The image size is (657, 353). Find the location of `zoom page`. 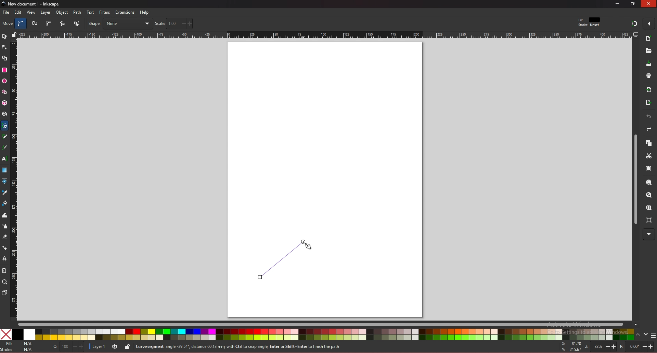

zoom page is located at coordinates (648, 208).